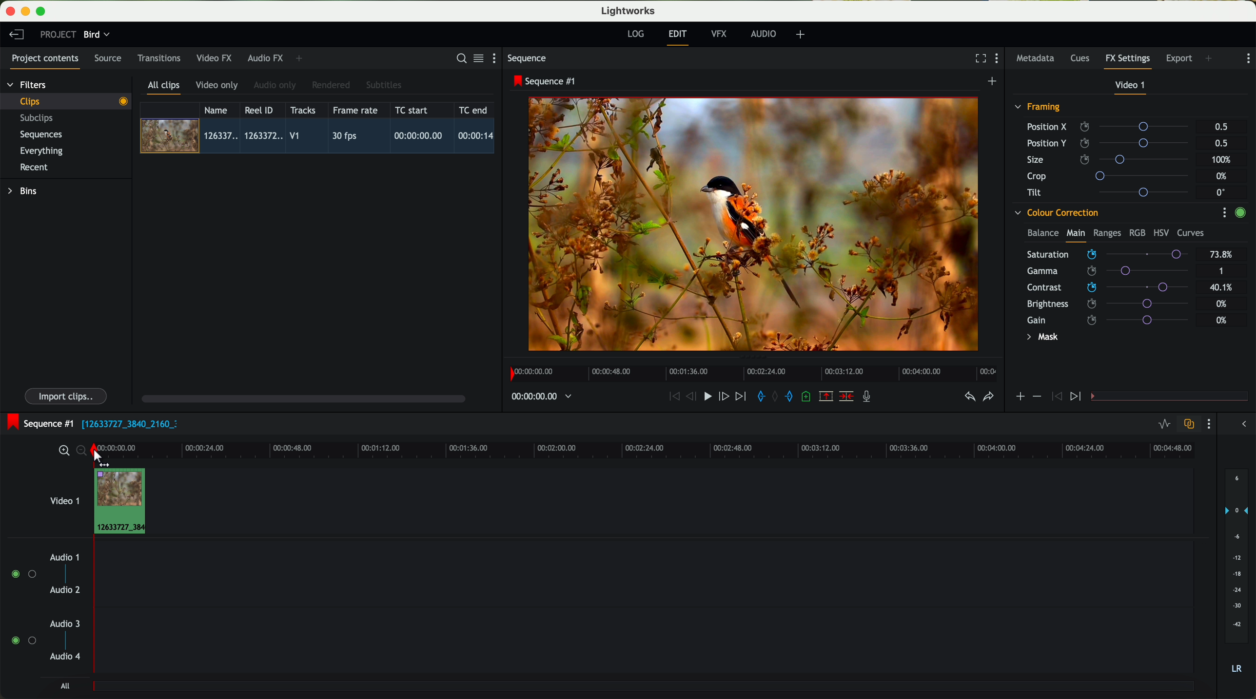 The width and height of the screenshot is (1256, 699). Describe the element at coordinates (124, 502) in the screenshot. I see `drag video to video track 1` at that location.